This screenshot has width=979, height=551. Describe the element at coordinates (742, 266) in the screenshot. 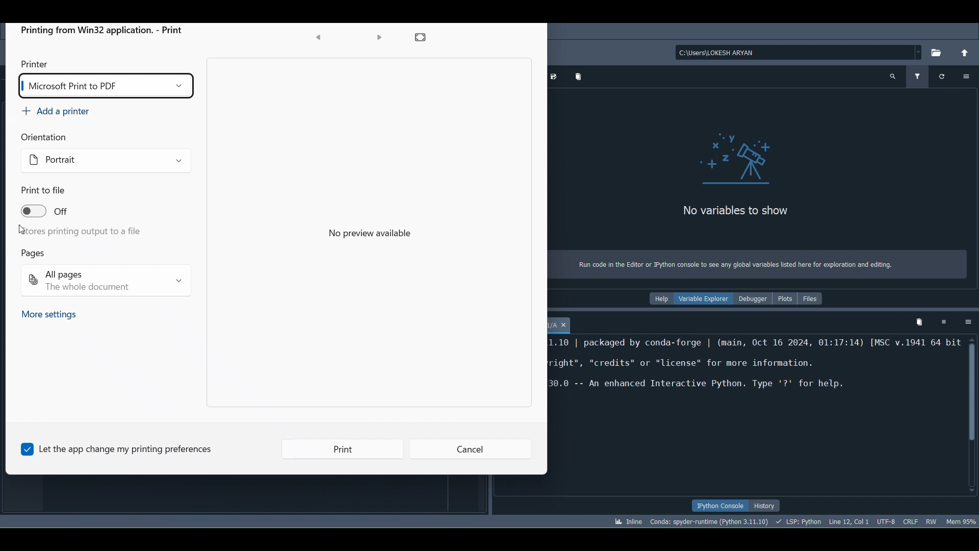

I see `Run code in the Editor or Python console to see any global variables listed here for exploration and editing.` at that location.